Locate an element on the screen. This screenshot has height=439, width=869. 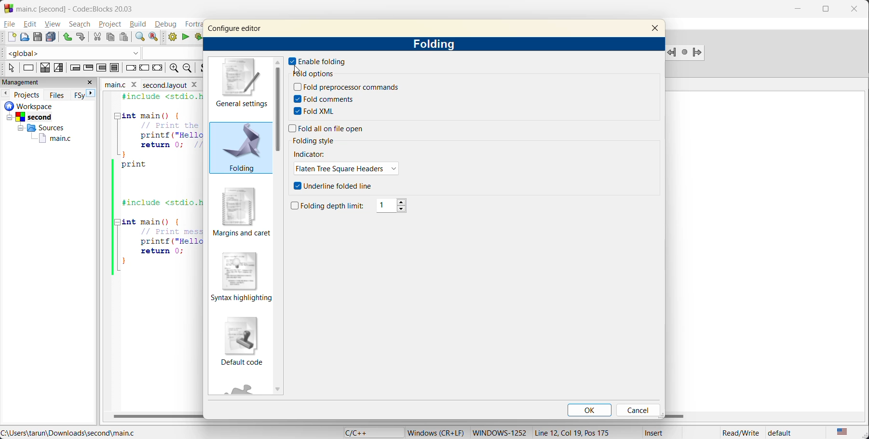
new is located at coordinates (9, 37).